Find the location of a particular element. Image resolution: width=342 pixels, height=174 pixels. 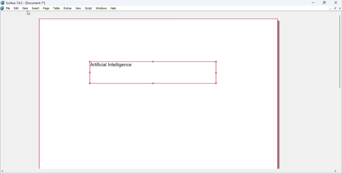

File is located at coordinates (8, 8).